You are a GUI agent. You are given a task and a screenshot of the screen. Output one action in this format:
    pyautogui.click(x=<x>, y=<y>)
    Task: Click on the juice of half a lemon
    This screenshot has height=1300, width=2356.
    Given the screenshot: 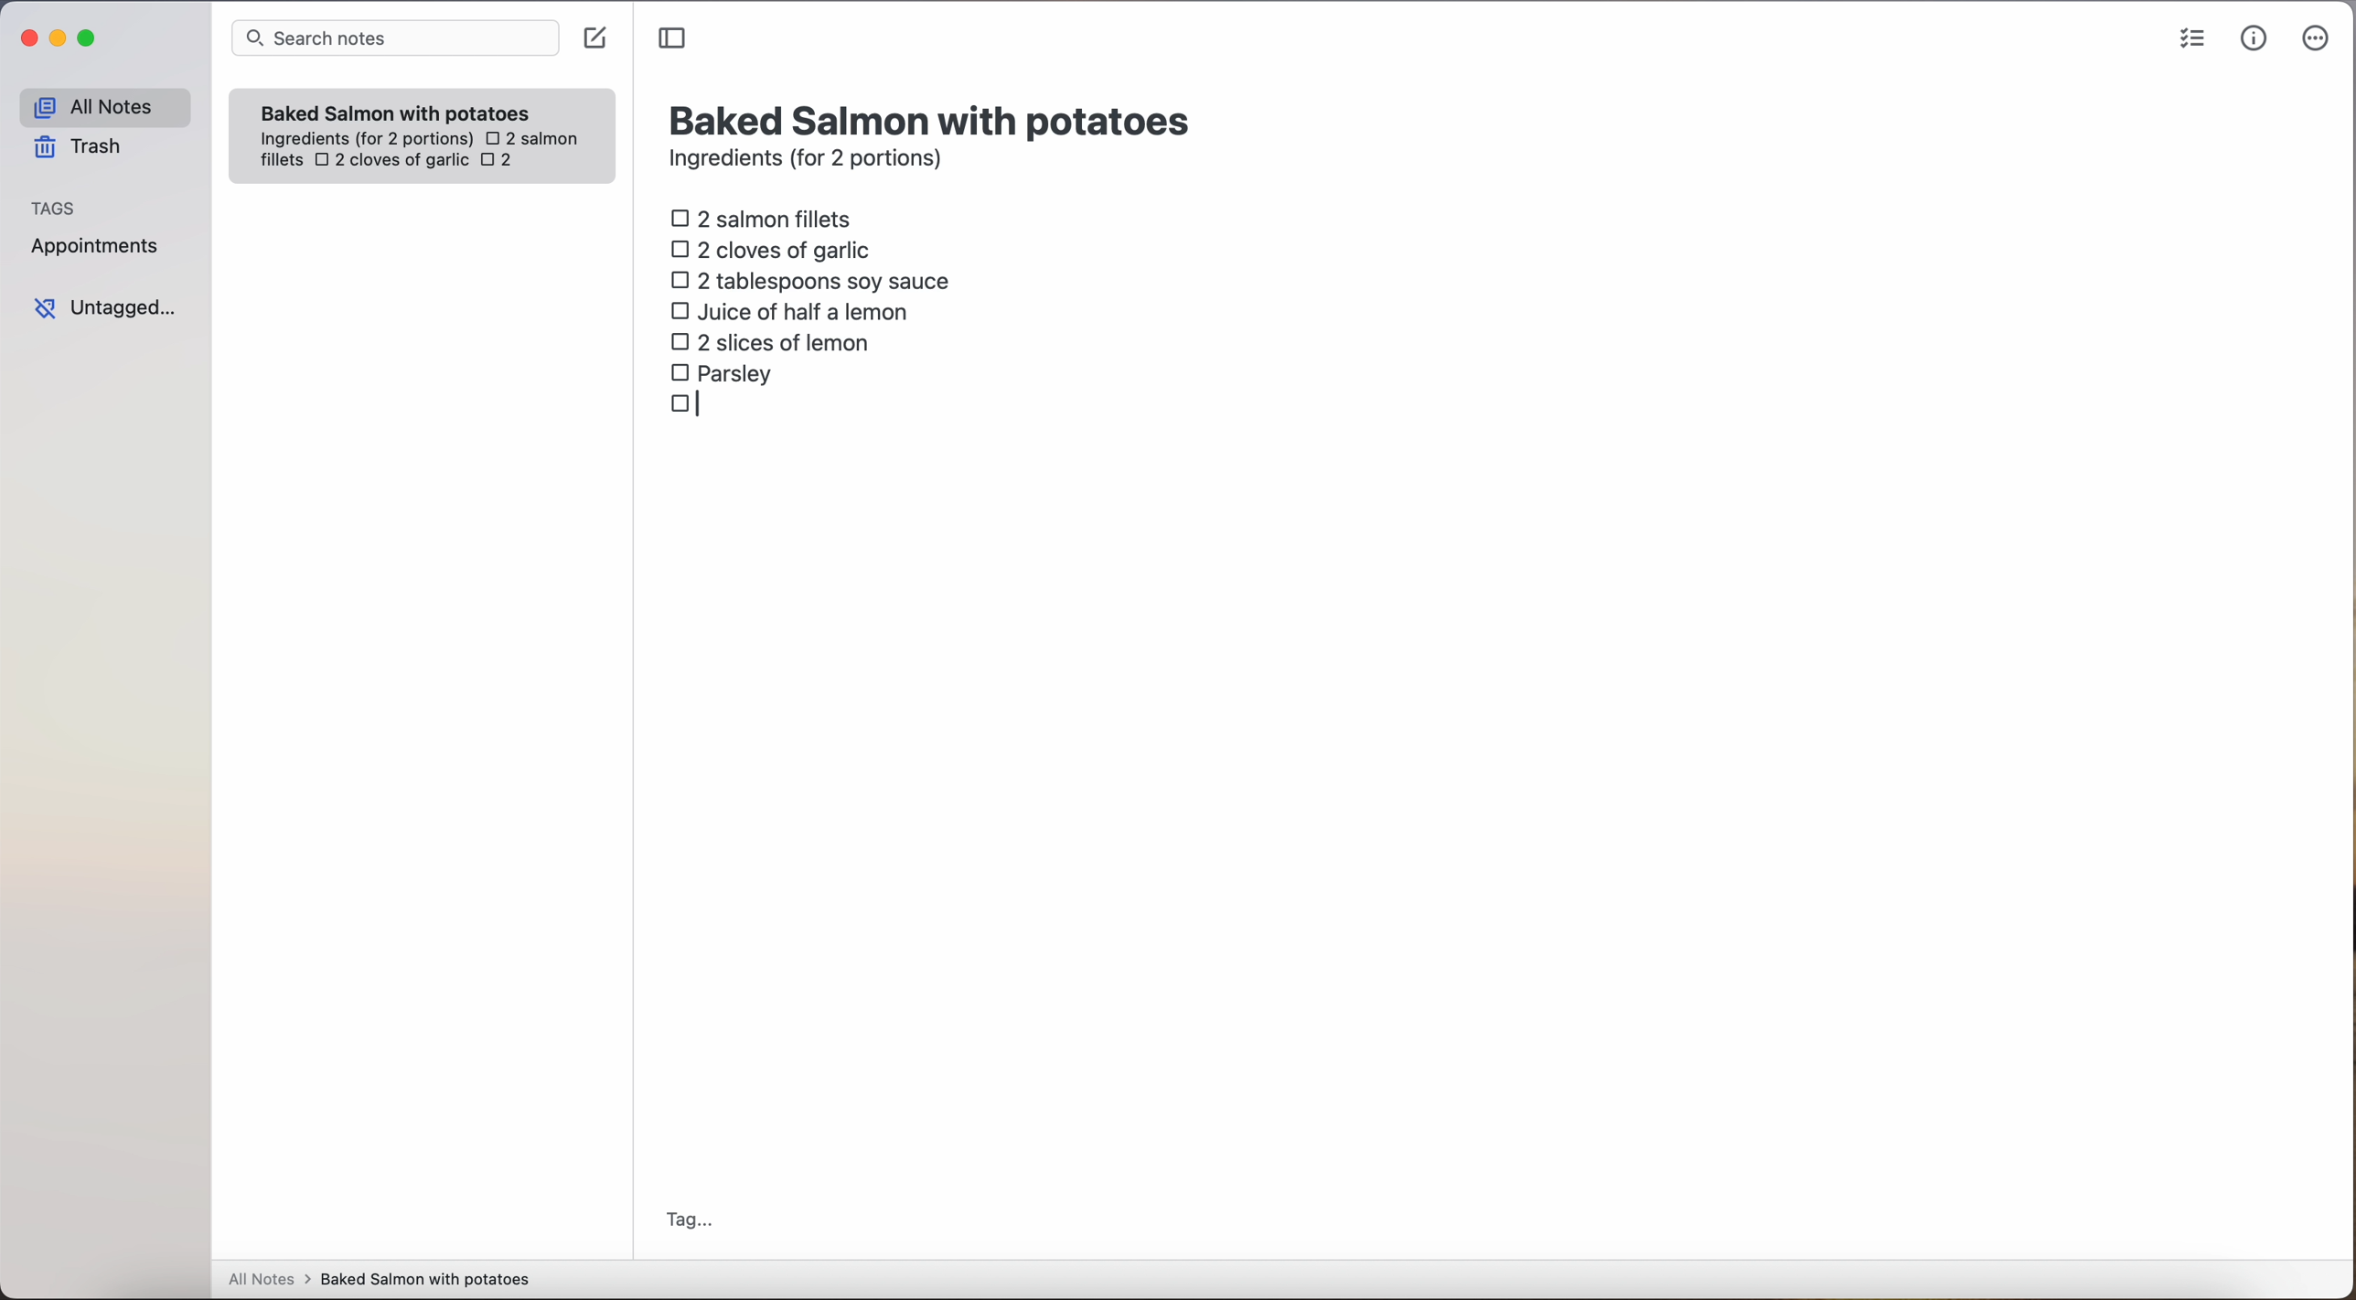 What is the action you would take?
    pyautogui.click(x=795, y=311)
    